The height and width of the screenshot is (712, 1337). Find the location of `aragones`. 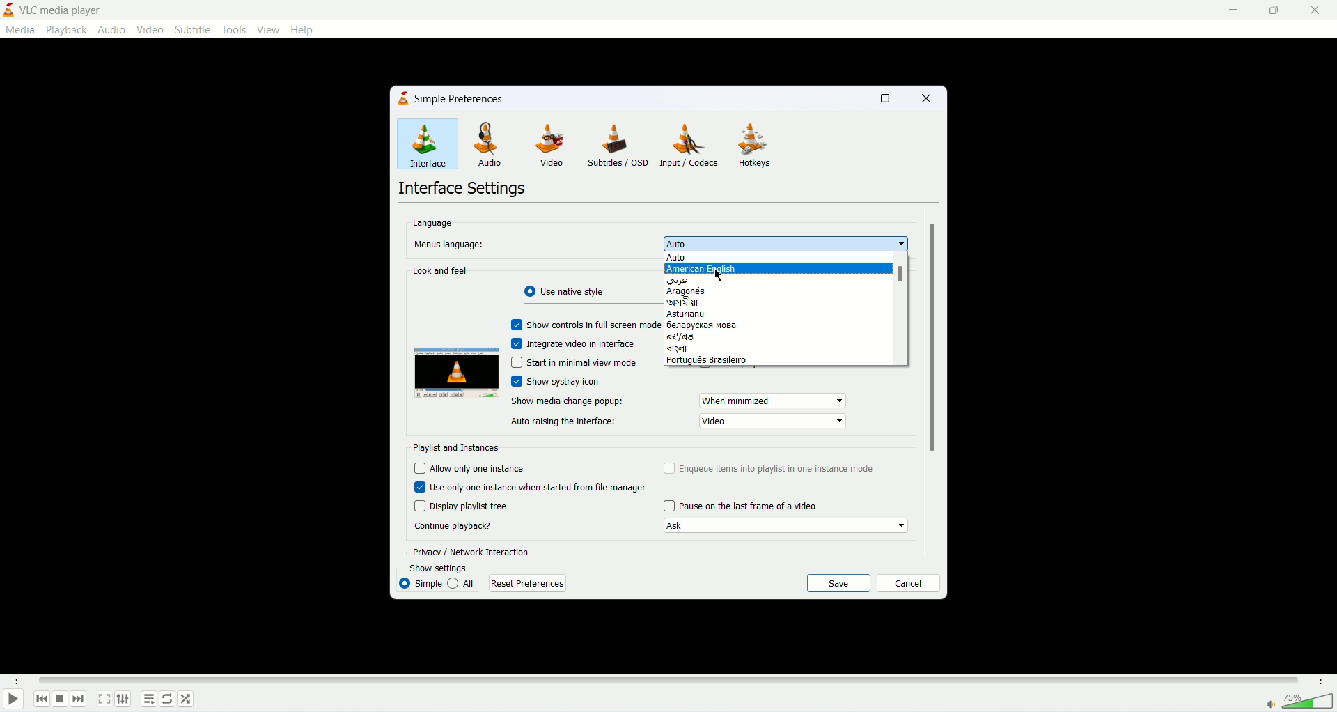

aragones is located at coordinates (709, 291).